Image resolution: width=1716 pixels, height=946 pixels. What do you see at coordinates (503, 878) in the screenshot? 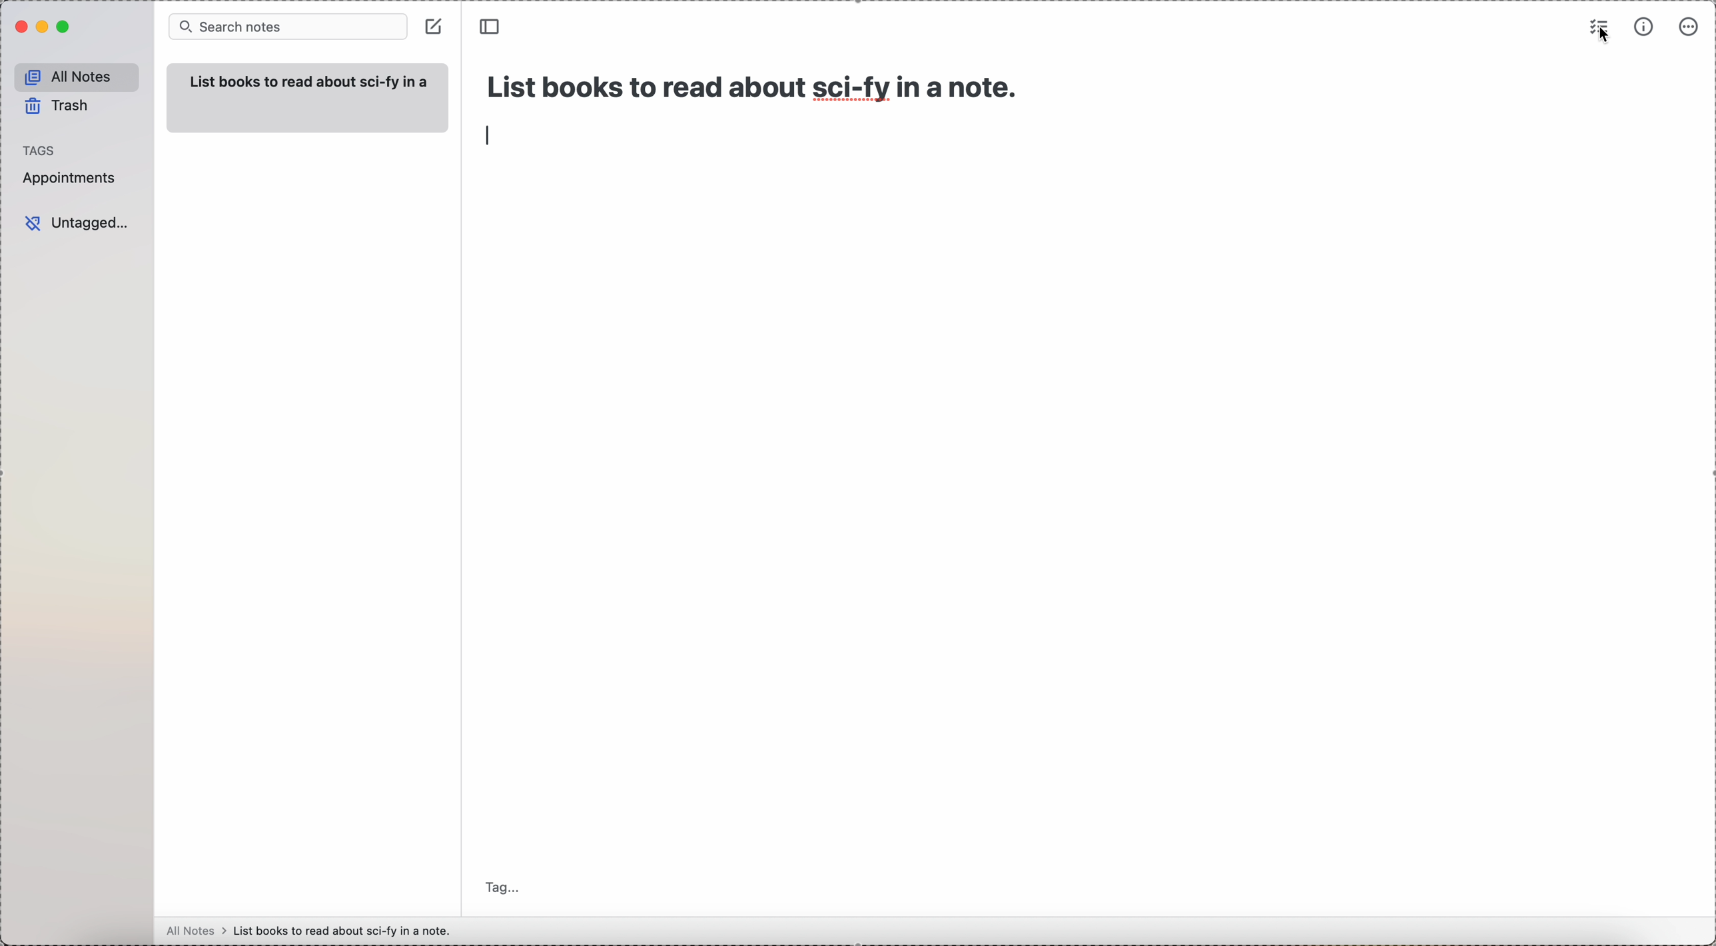
I see `tag...` at bounding box center [503, 878].